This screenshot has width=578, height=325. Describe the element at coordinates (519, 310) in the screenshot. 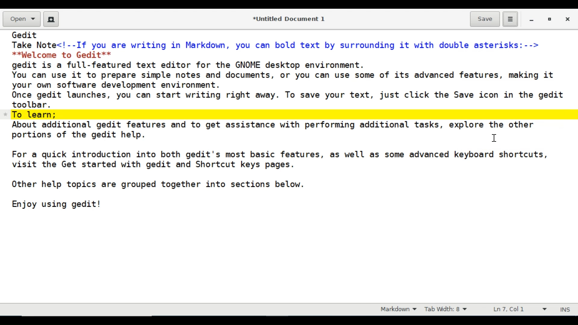

I see `Line and Column prefernce` at that location.